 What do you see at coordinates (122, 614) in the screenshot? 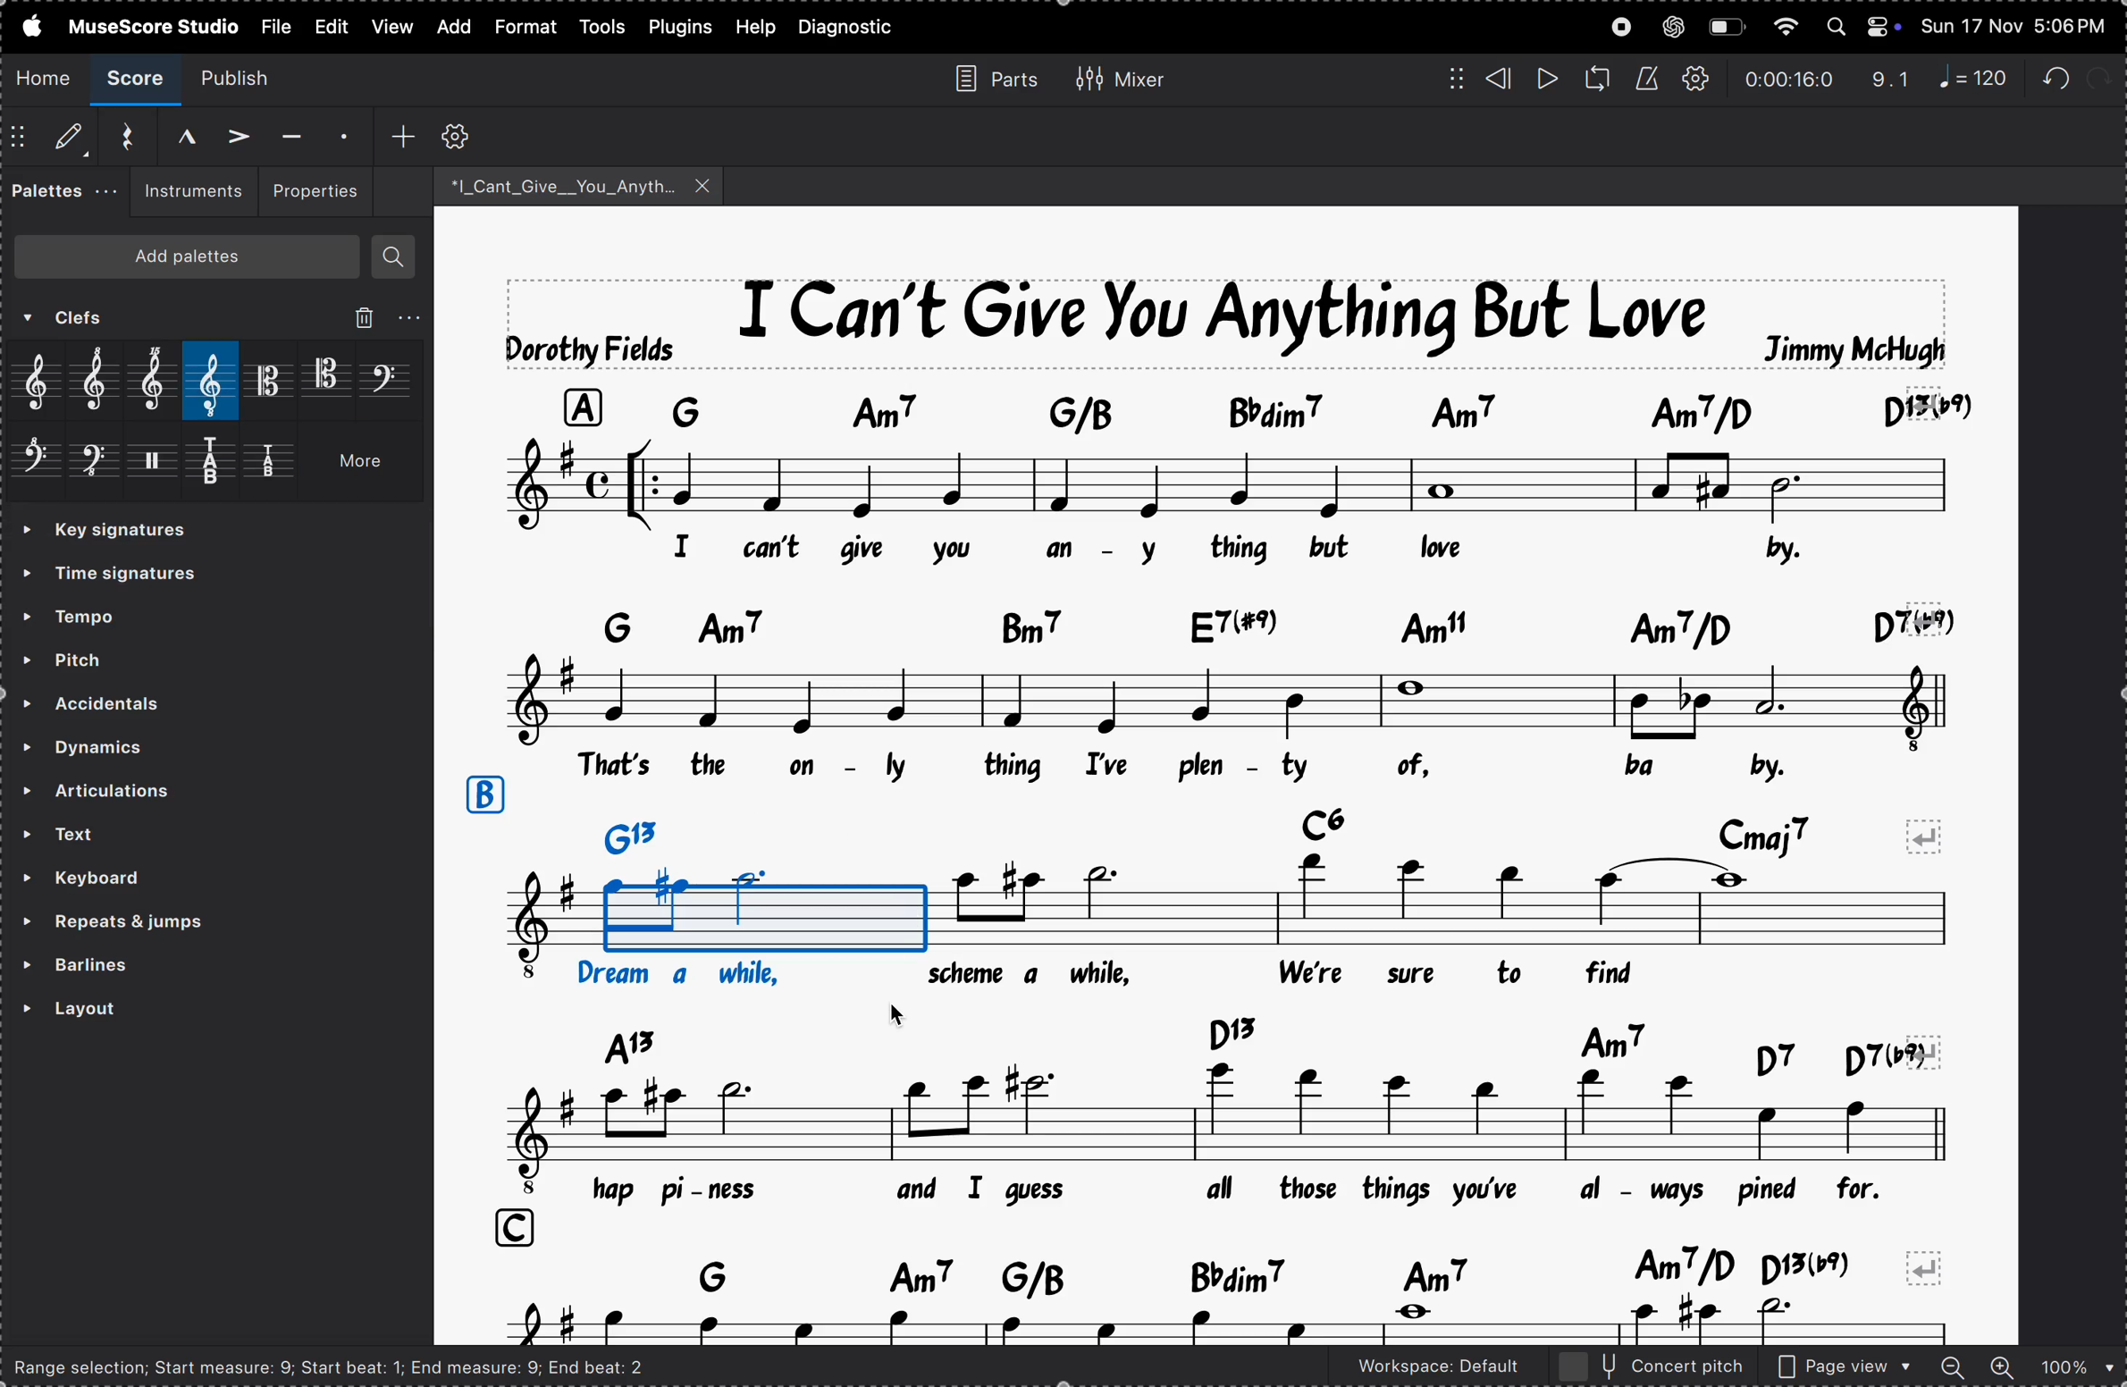
I see `tempo` at bounding box center [122, 614].